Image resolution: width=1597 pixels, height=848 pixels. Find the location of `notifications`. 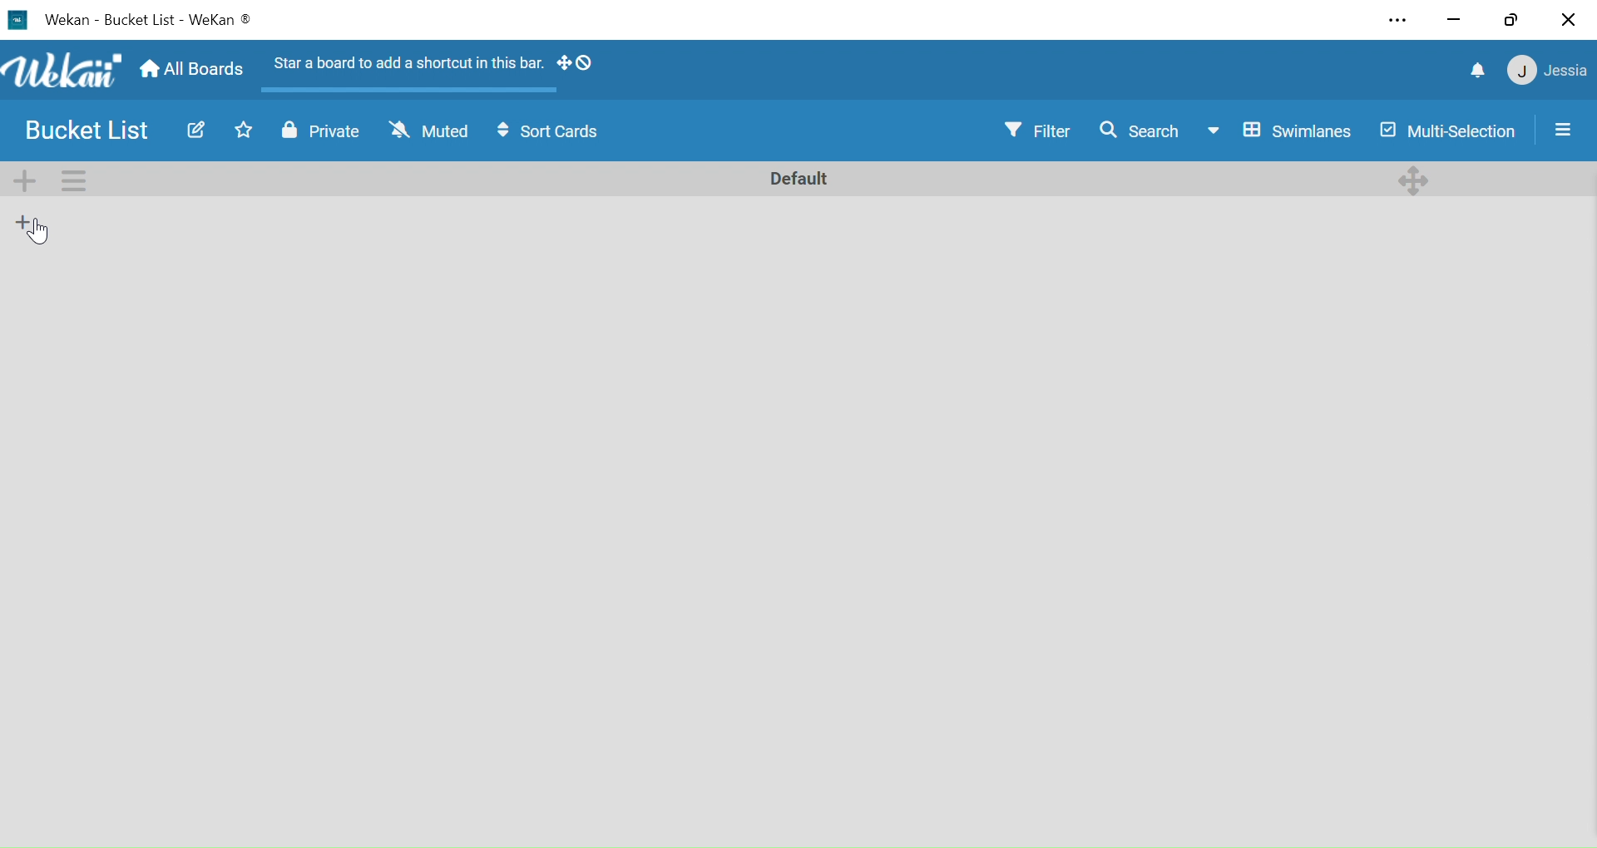

notifications is located at coordinates (1480, 72).